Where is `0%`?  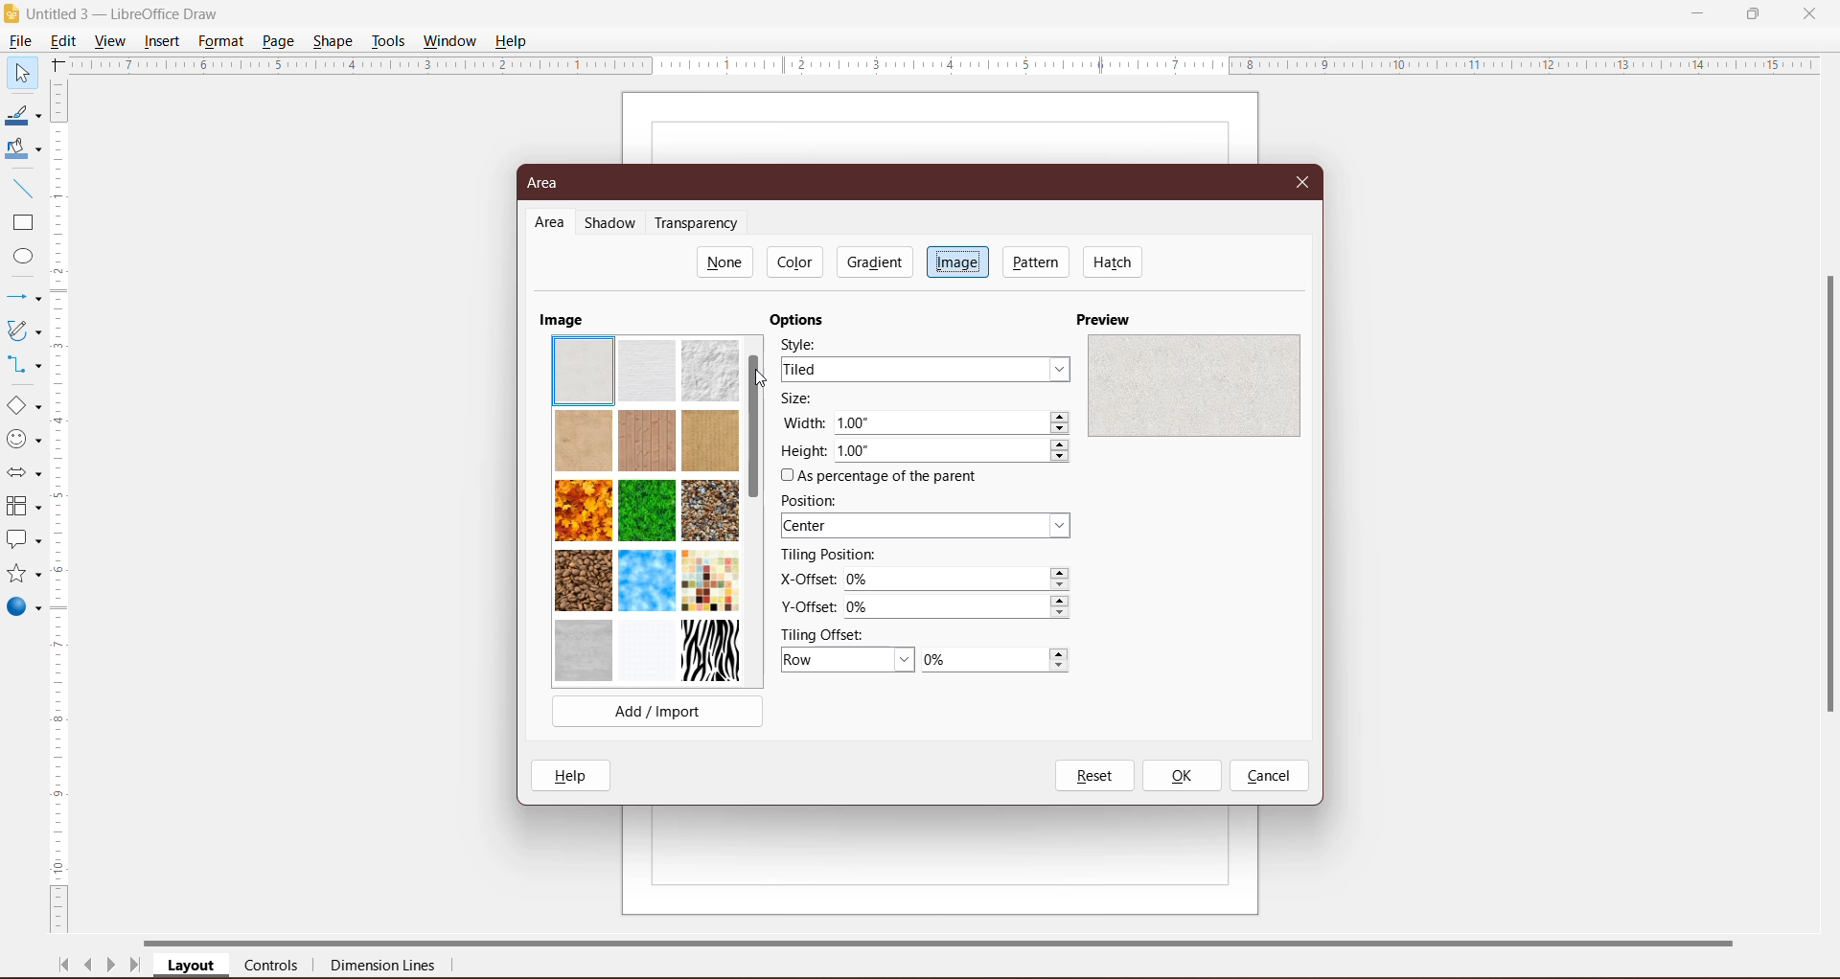
0% is located at coordinates (995, 661).